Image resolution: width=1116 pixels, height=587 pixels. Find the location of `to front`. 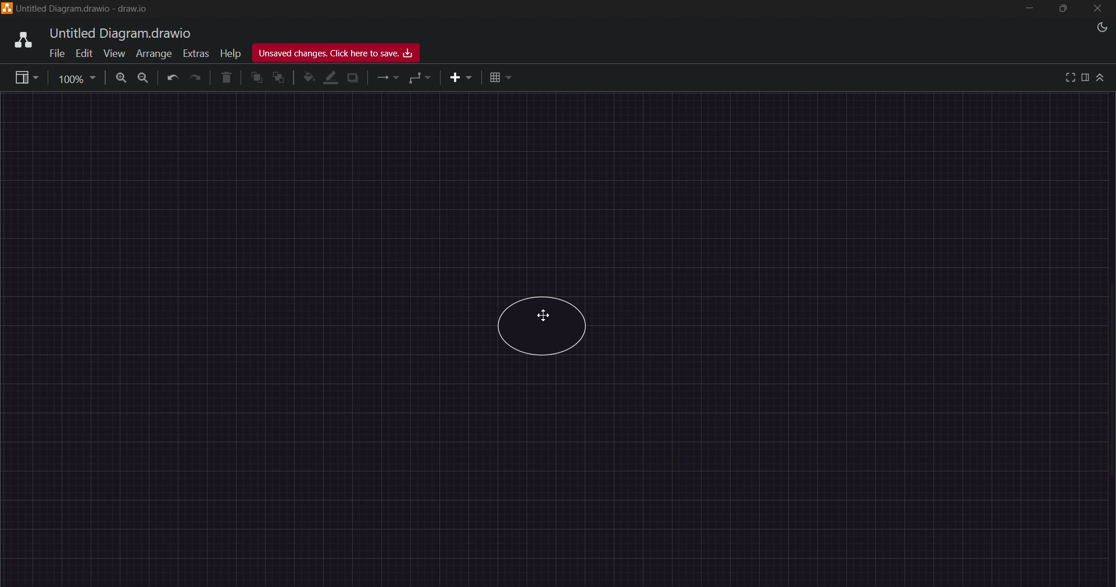

to front is located at coordinates (257, 77).